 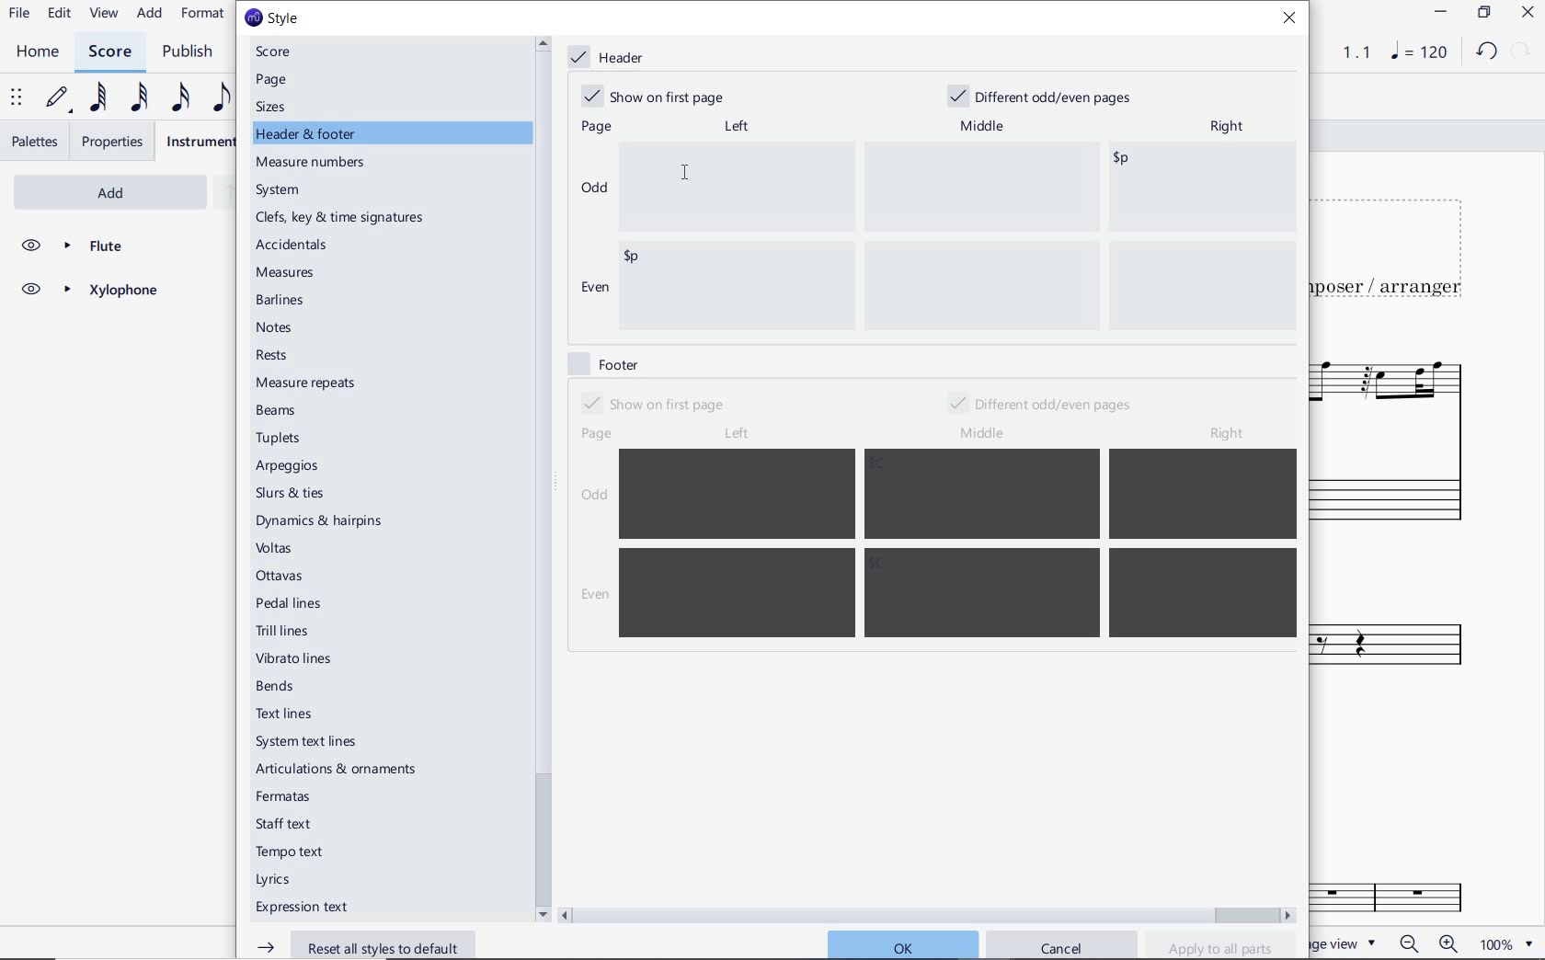 What do you see at coordinates (291, 602) in the screenshot?
I see `pedal lines` at bounding box center [291, 602].